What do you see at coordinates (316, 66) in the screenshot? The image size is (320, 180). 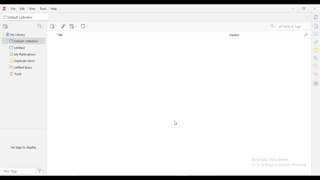 I see `tags` at bounding box center [316, 66].